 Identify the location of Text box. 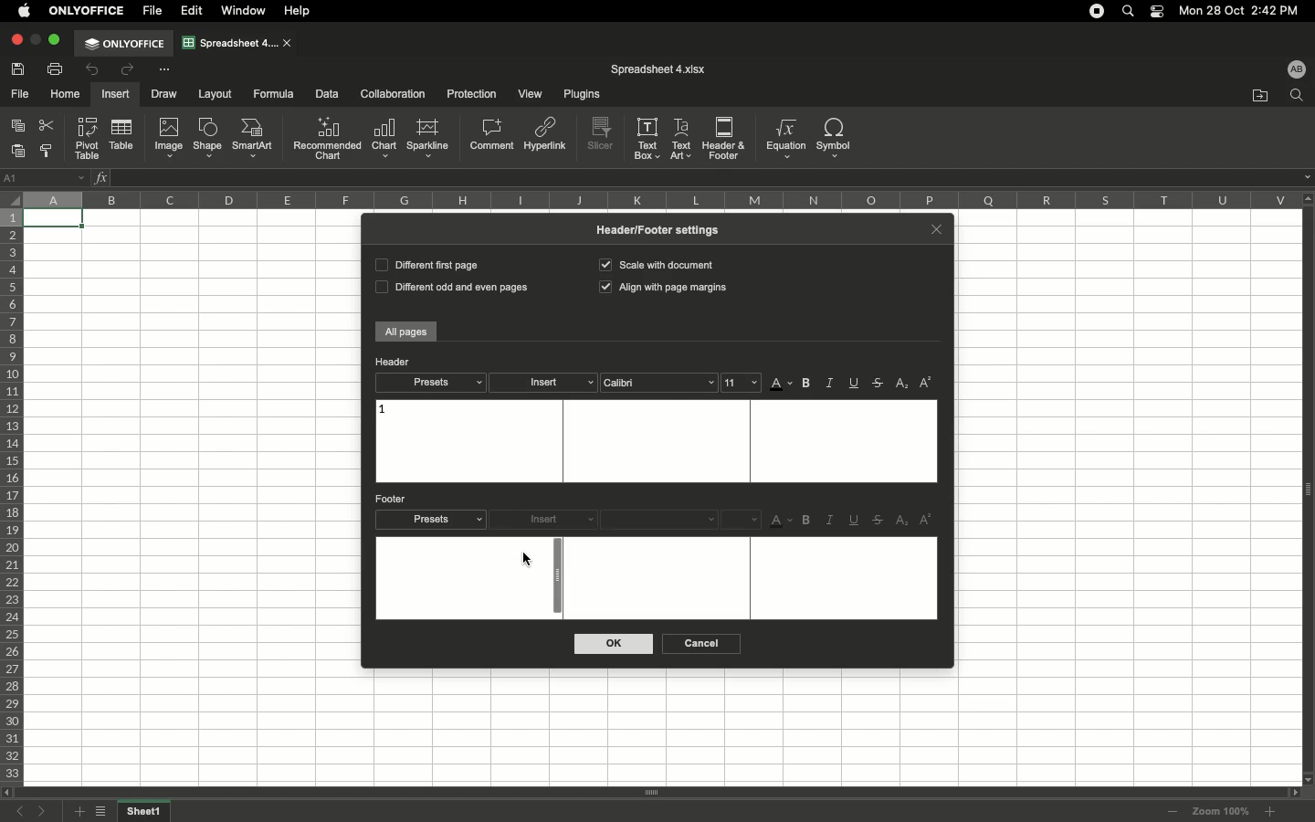
(657, 578).